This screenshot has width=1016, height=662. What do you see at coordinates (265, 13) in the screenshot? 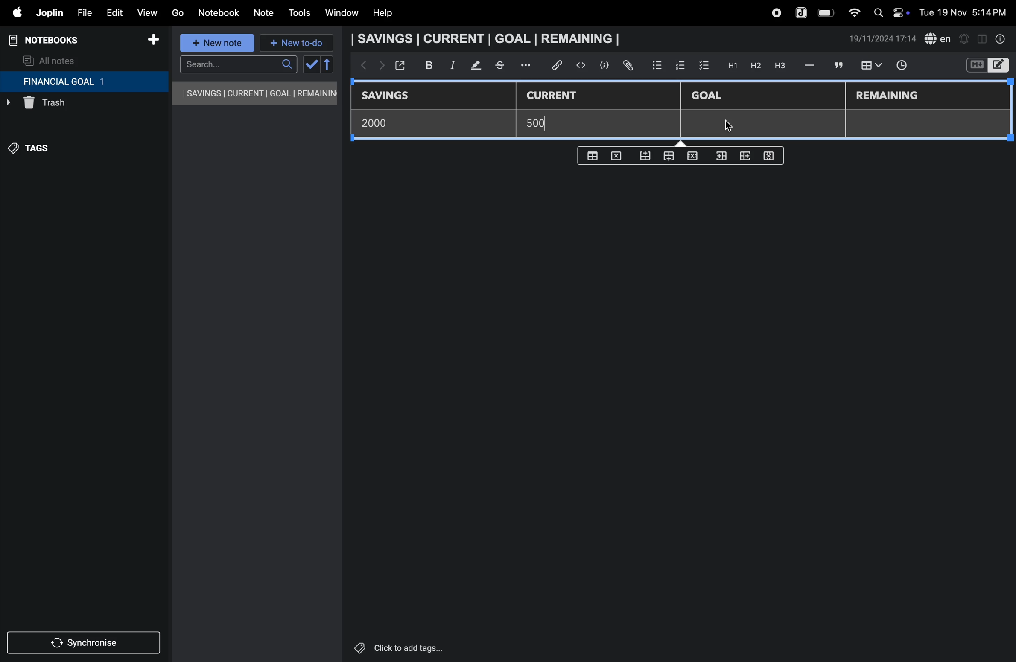
I see `note` at bounding box center [265, 13].